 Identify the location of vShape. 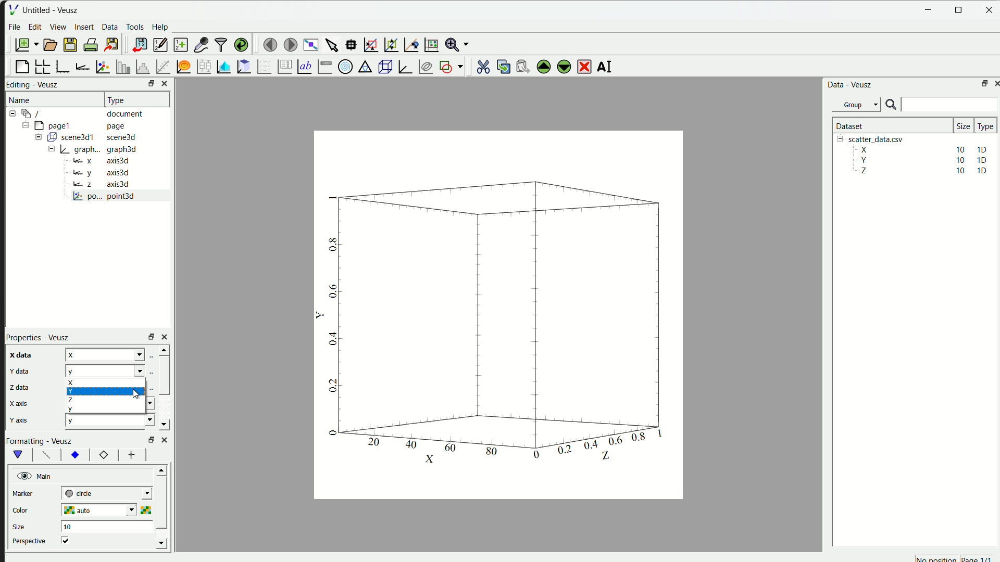
(19, 455).